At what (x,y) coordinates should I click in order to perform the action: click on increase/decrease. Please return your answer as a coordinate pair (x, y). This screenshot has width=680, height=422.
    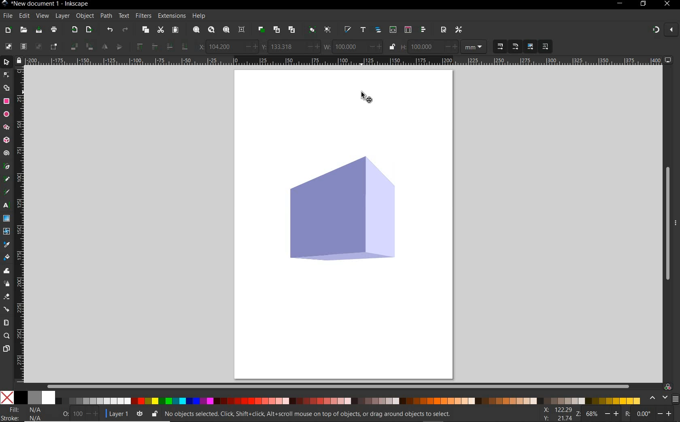
    Looking at the image, I should click on (451, 46).